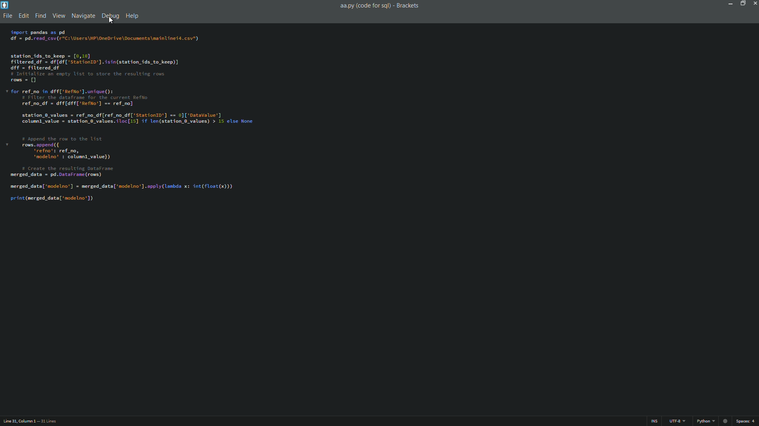 The height and width of the screenshot is (426, 759). What do you see at coordinates (132, 16) in the screenshot?
I see `Help menu` at bounding box center [132, 16].